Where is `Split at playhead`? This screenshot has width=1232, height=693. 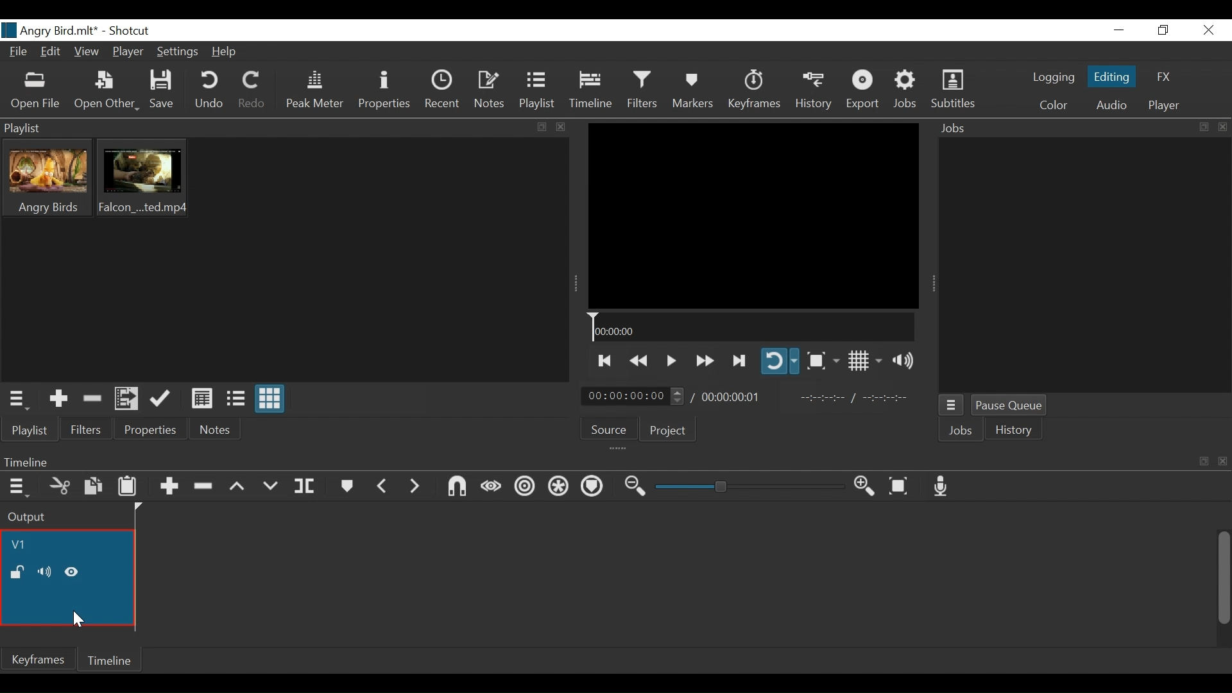 Split at playhead is located at coordinates (305, 486).